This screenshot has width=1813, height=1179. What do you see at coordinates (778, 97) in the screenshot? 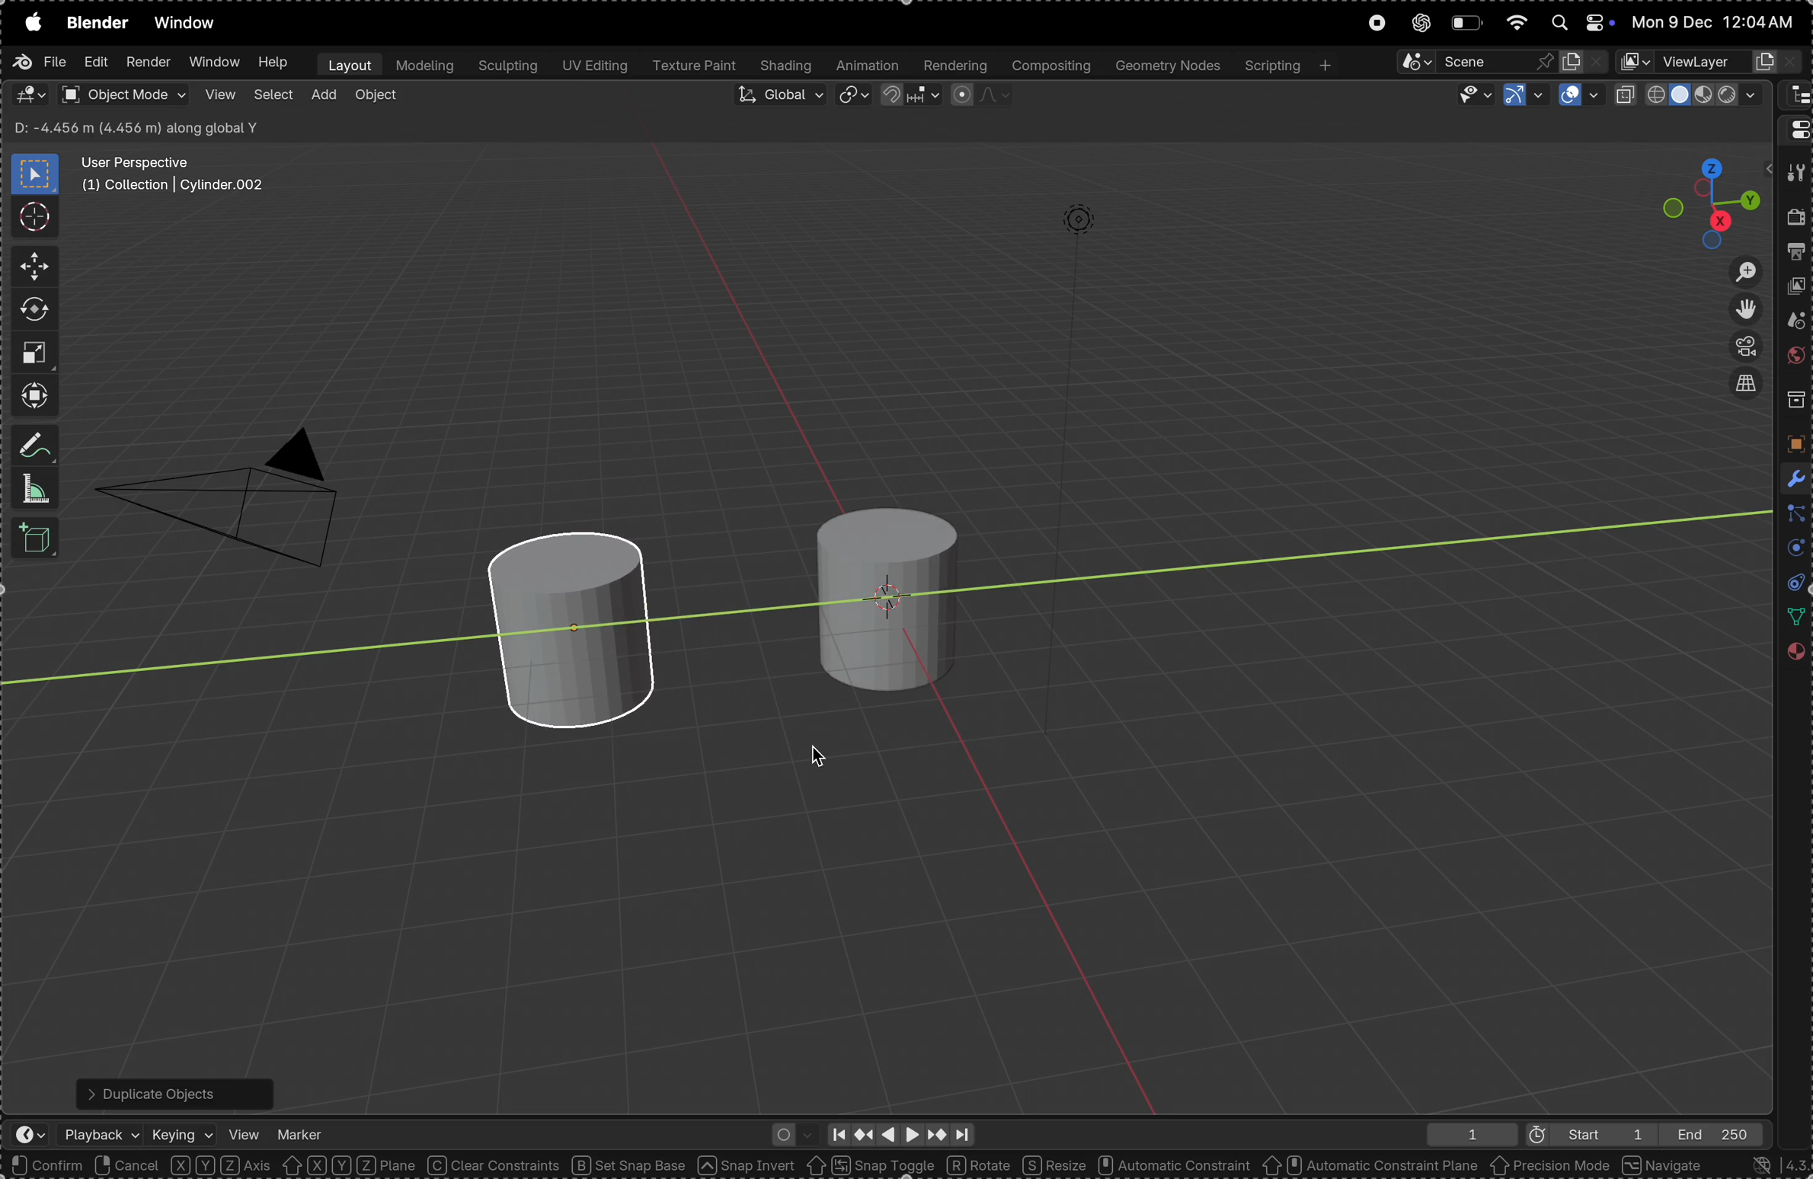
I see `Global` at bounding box center [778, 97].